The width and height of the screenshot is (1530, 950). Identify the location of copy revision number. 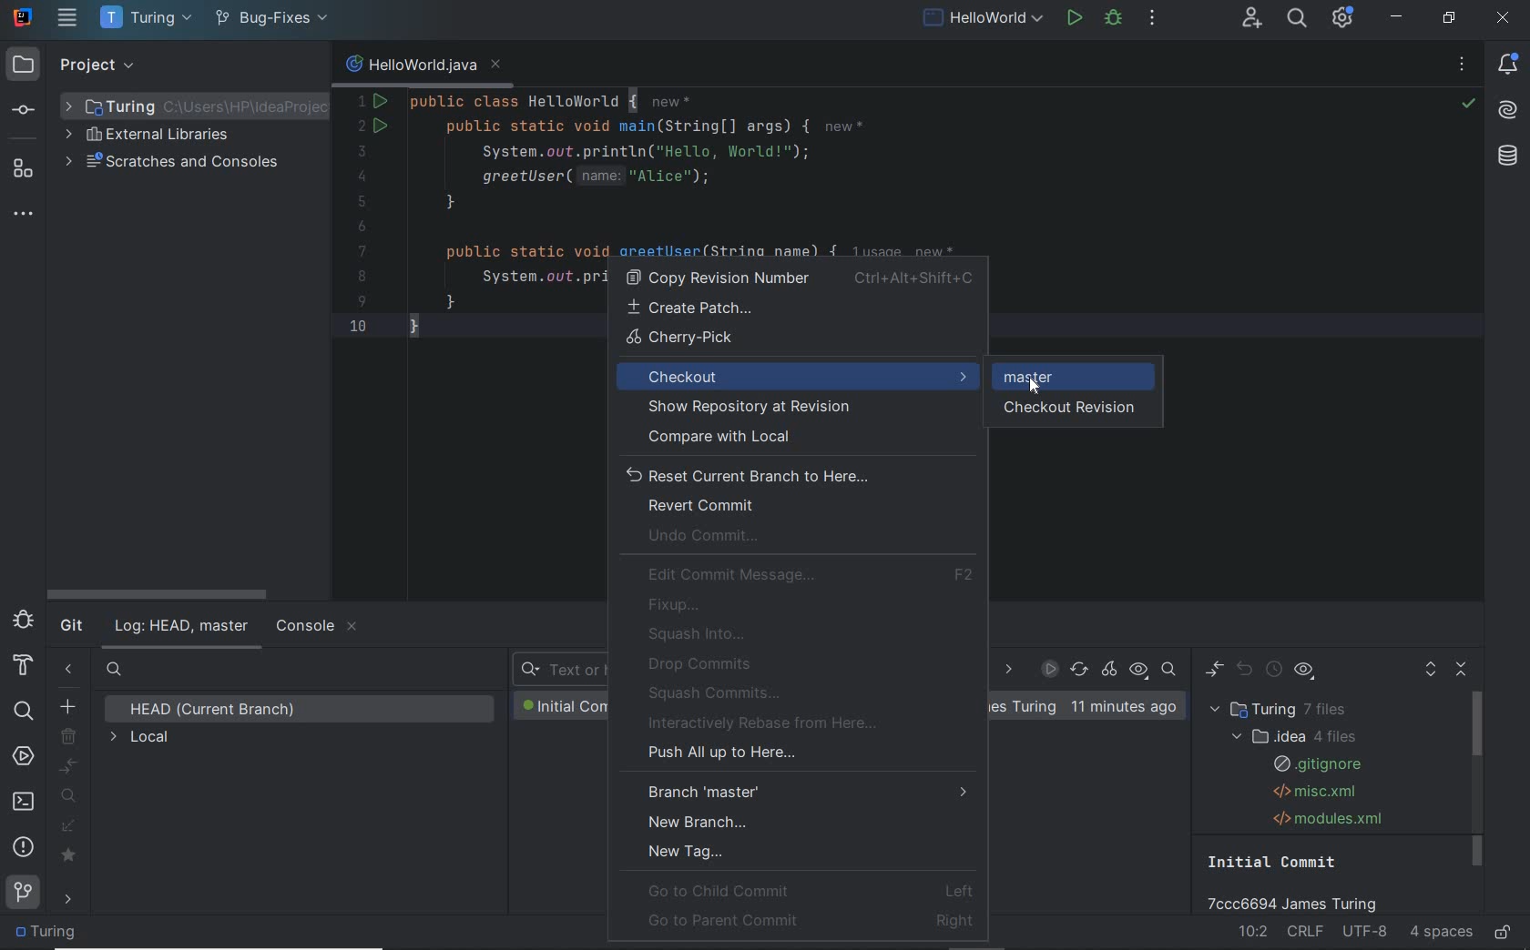
(799, 278).